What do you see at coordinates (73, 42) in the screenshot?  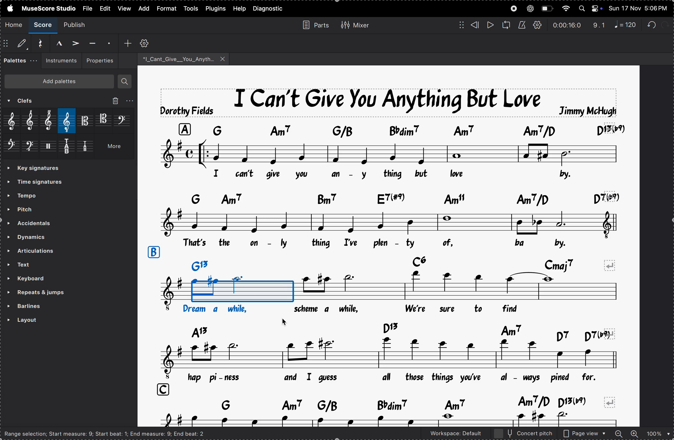 I see `accent` at bounding box center [73, 42].